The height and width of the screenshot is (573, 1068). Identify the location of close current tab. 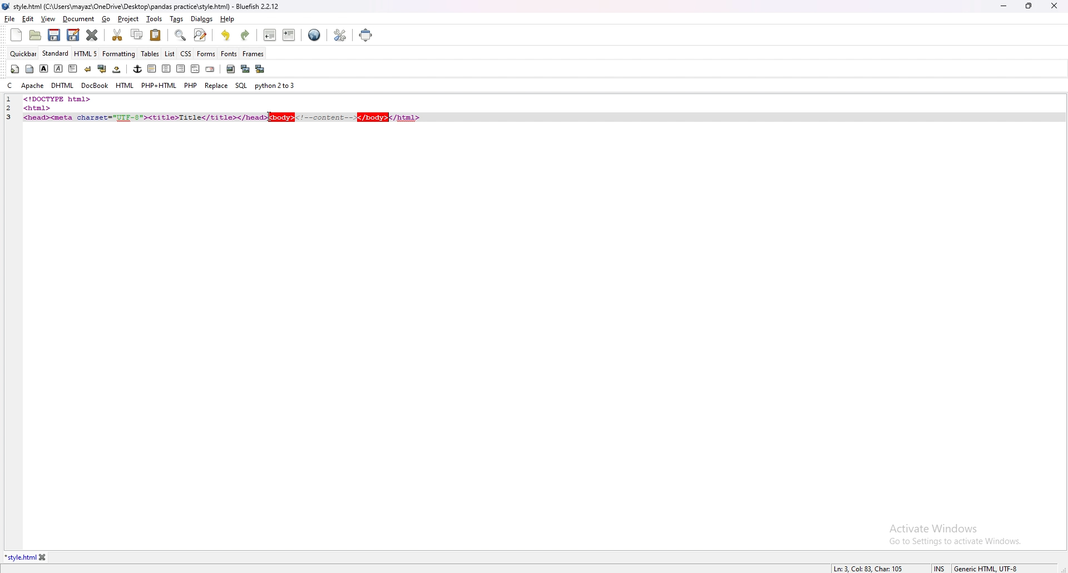
(93, 35).